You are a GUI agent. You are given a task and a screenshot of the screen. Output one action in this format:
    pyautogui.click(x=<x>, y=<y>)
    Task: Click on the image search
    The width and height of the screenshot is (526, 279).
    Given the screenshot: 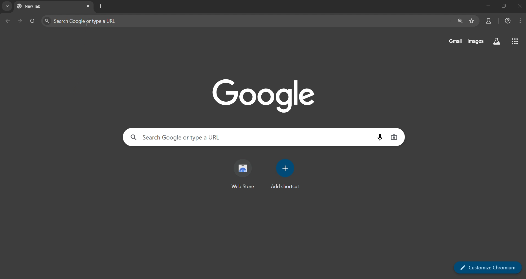 What is the action you would take?
    pyautogui.click(x=394, y=137)
    